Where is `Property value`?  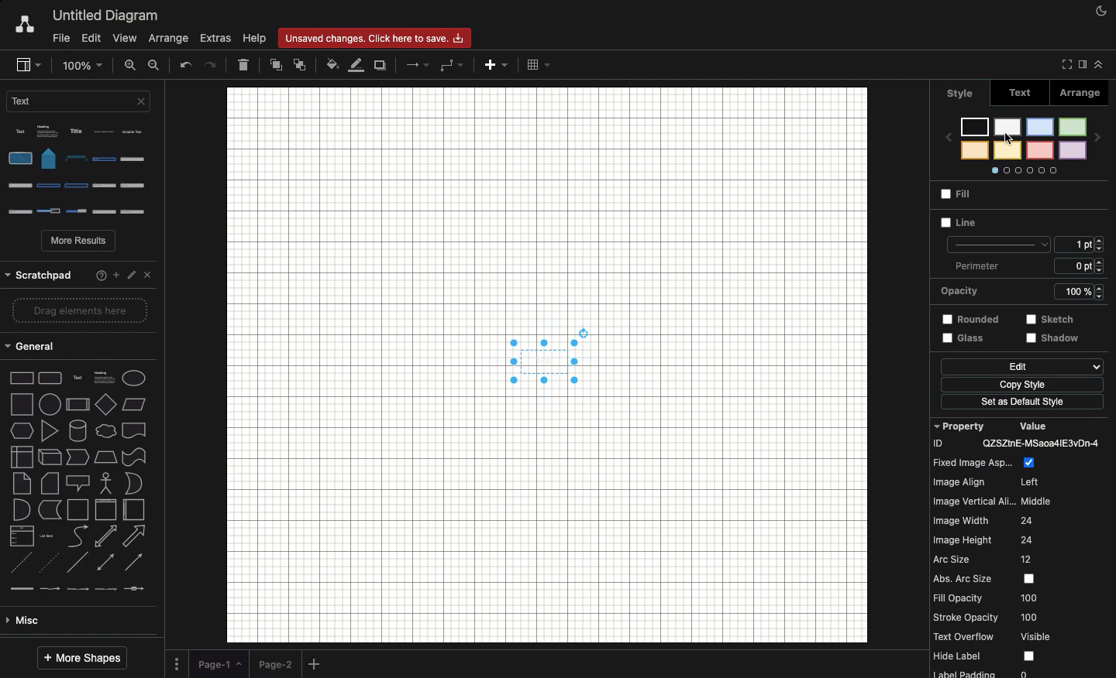
Property value is located at coordinates (1023, 548).